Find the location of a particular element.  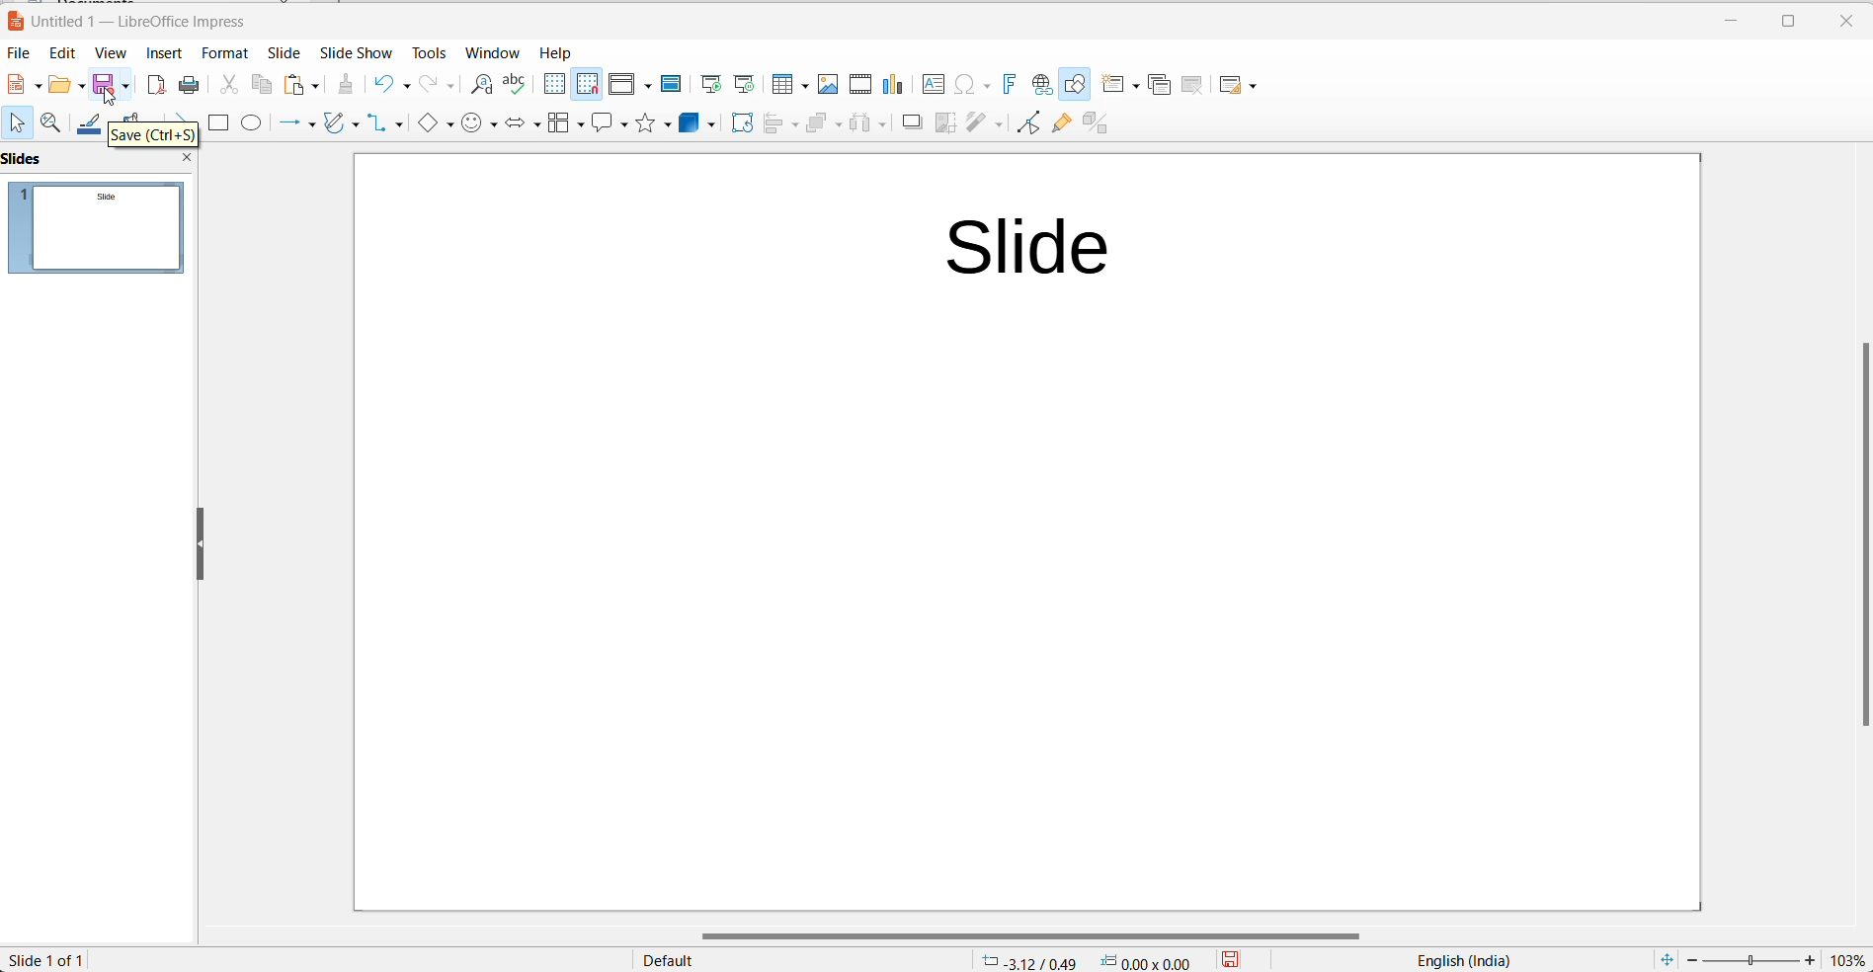

Print is located at coordinates (186, 86).